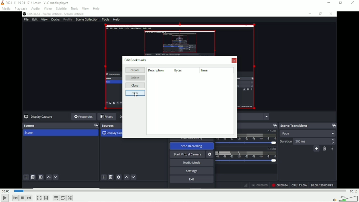 The image size is (359, 202). Describe the element at coordinates (135, 70) in the screenshot. I see `Create` at that location.